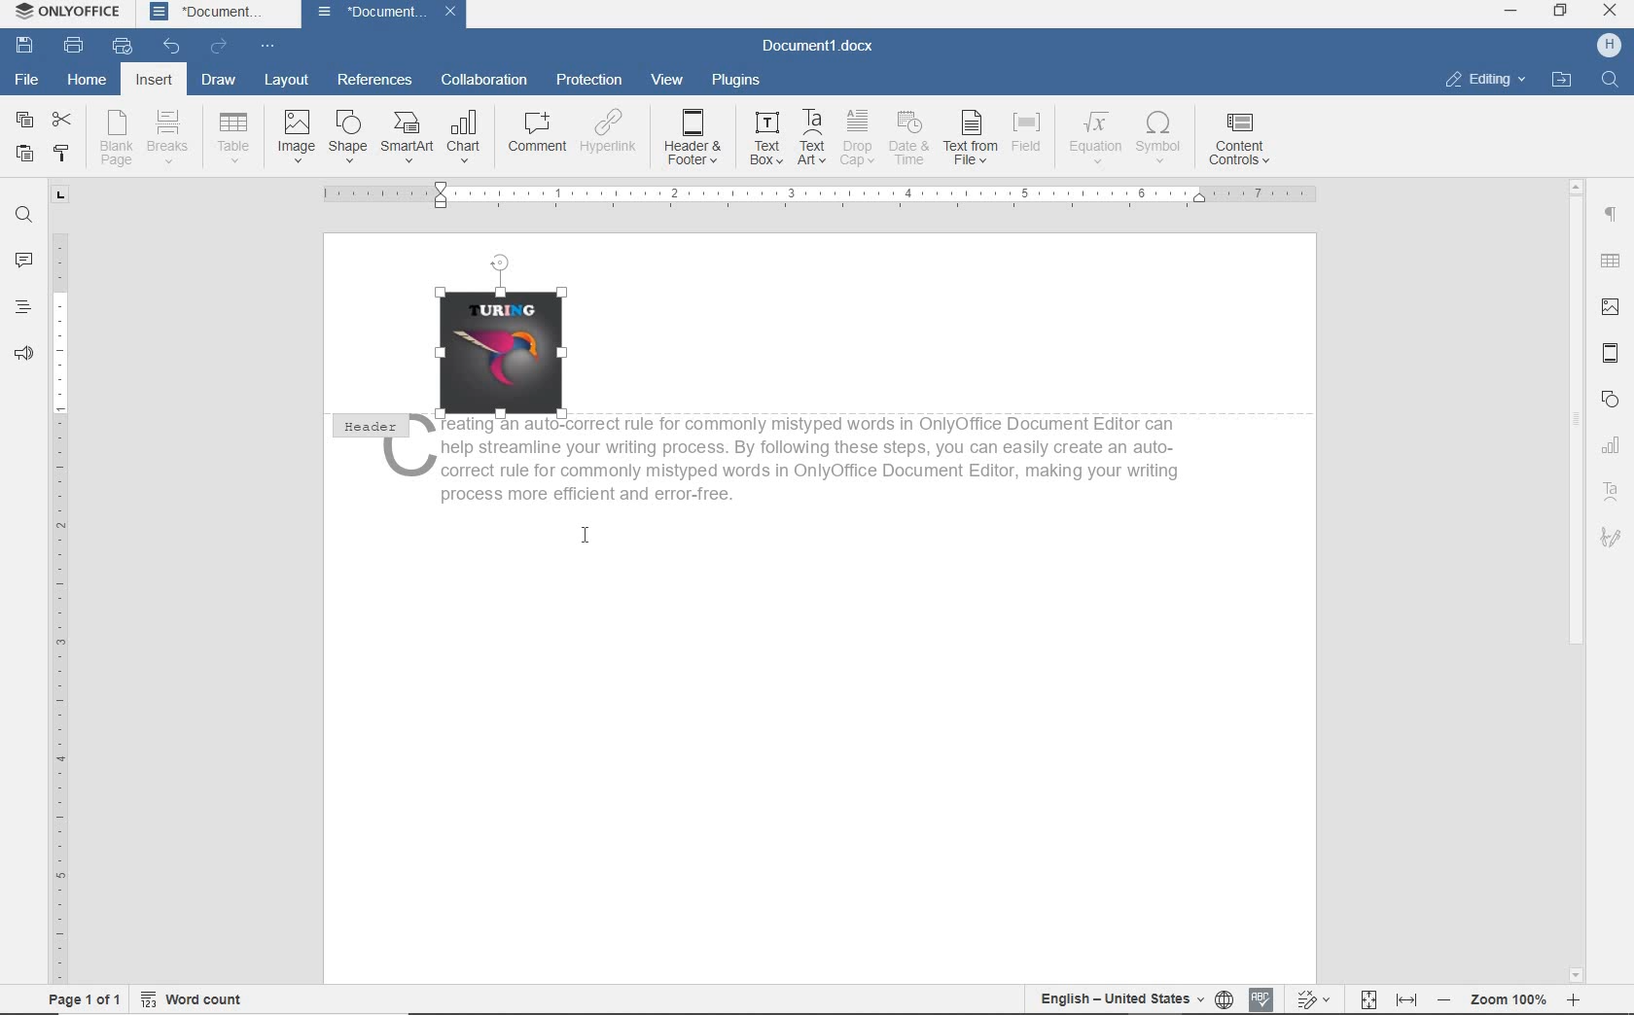 The width and height of the screenshot is (1634, 1015). I want to click on selelct language, so click(1225, 999).